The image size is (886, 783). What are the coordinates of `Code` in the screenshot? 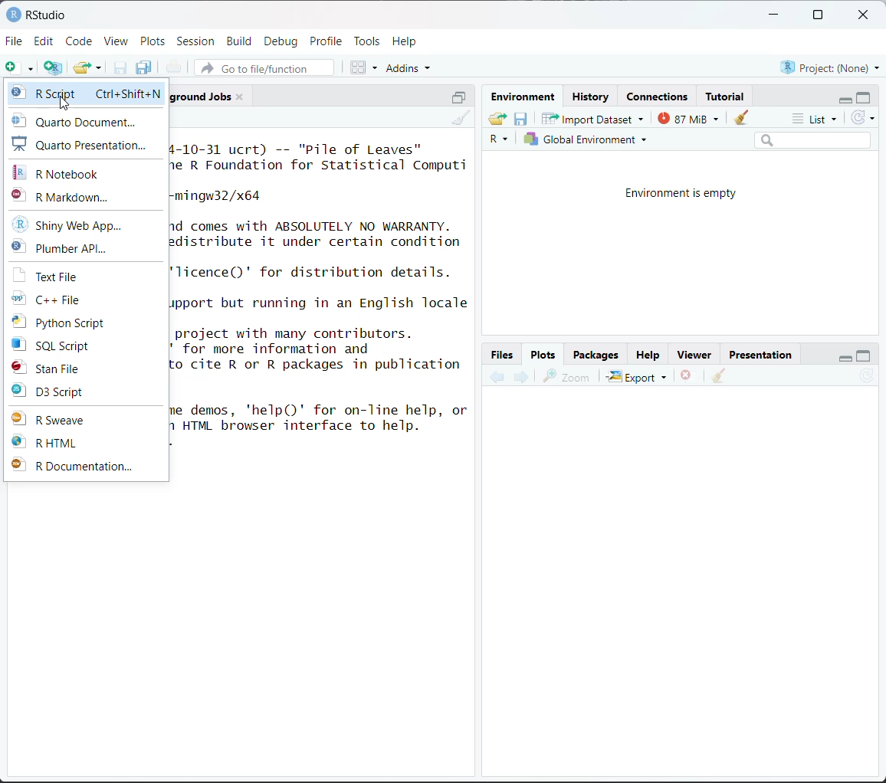 It's located at (80, 40).